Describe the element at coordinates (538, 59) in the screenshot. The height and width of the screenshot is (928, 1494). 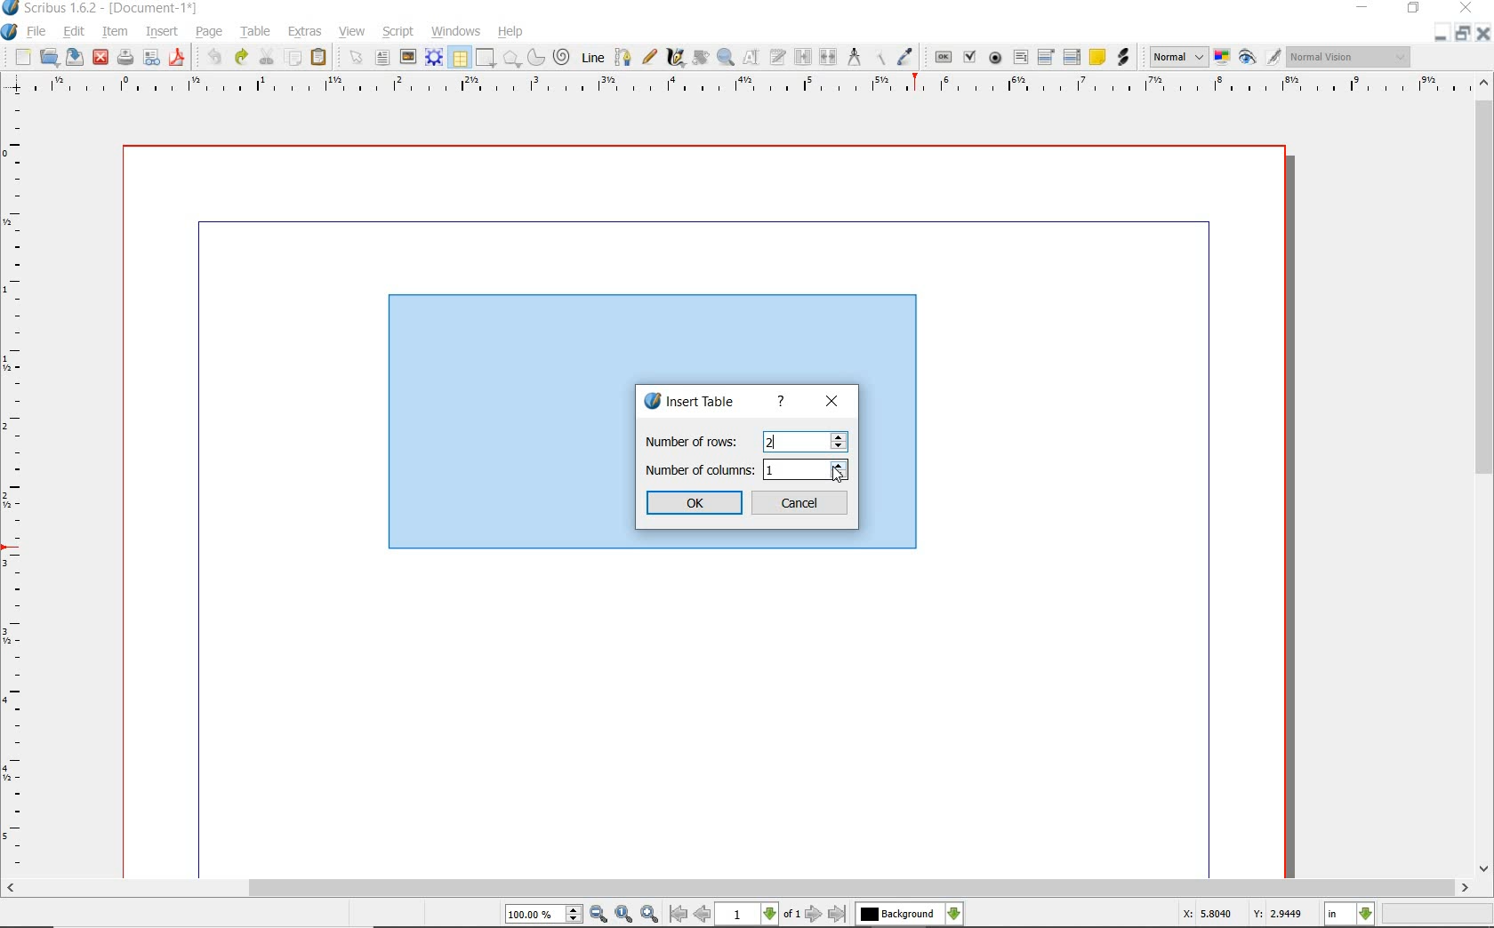
I see `arc` at that location.